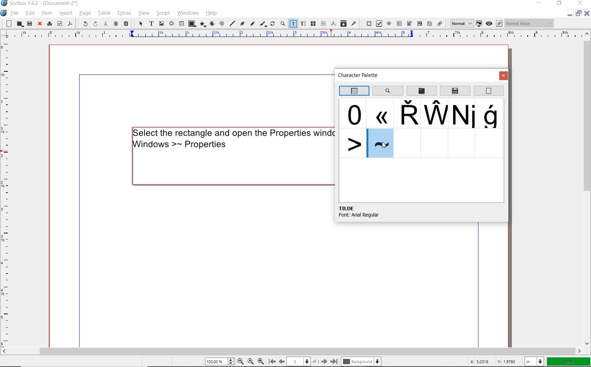 The height and width of the screenshot is (367, 591). I want to click on polygon, so click(203, 24).